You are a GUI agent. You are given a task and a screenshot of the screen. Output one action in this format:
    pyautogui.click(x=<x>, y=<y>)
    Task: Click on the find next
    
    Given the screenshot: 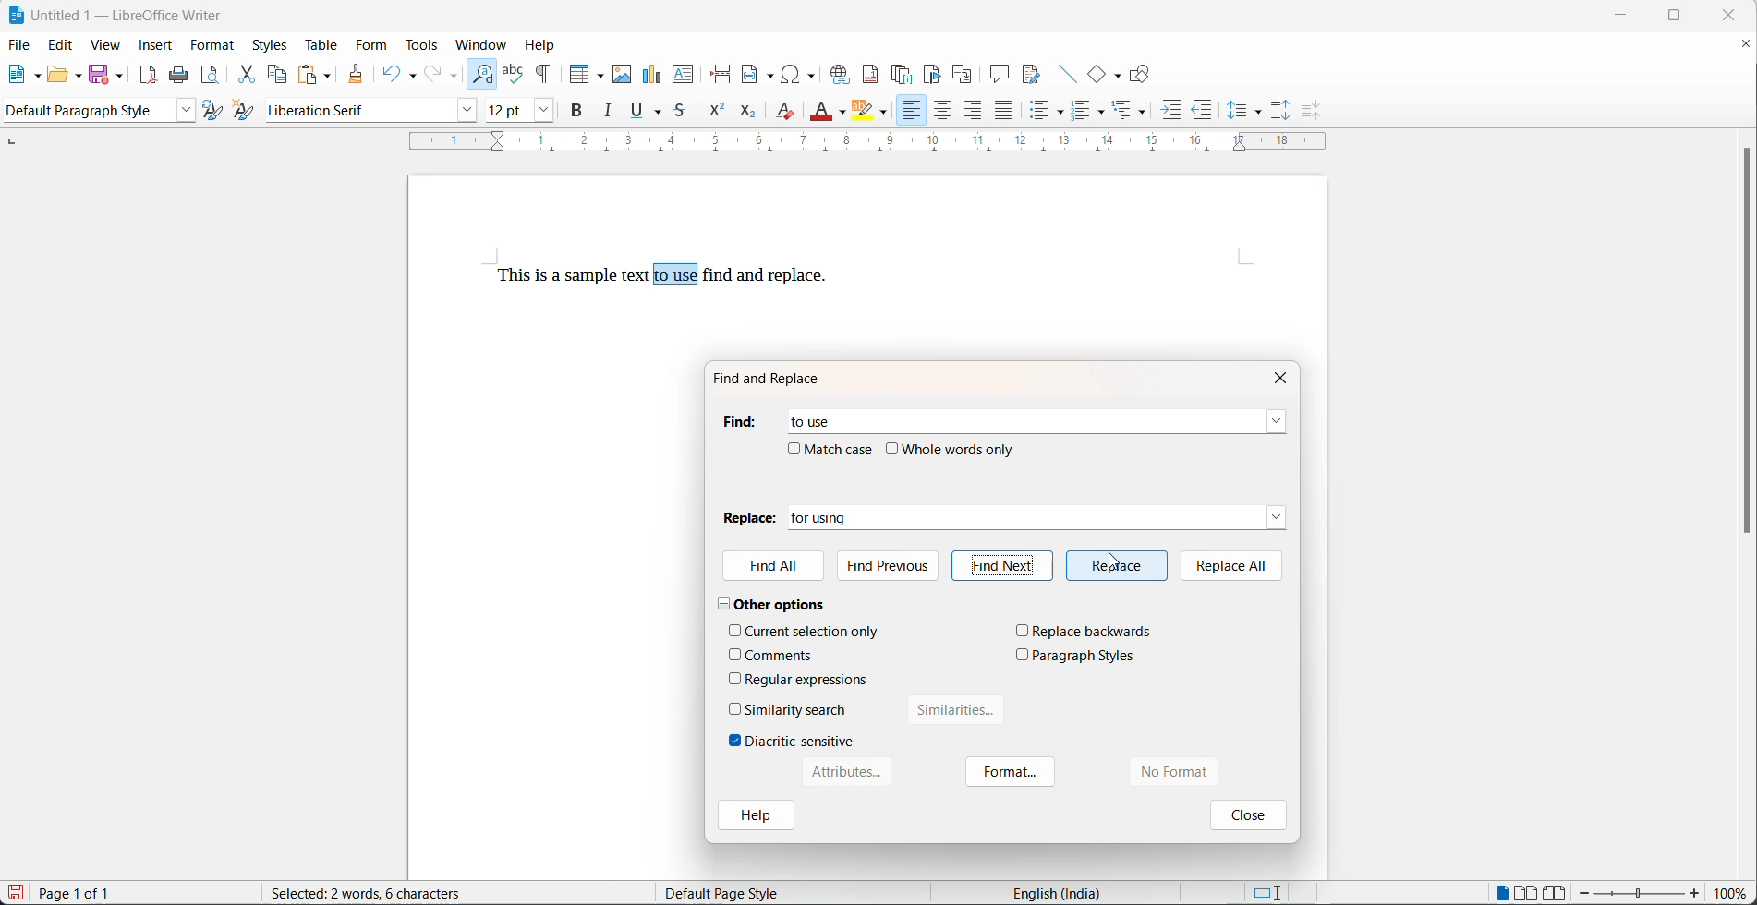 What is the action you would take?
    pyautogui.click(x=1001, y=565)
    